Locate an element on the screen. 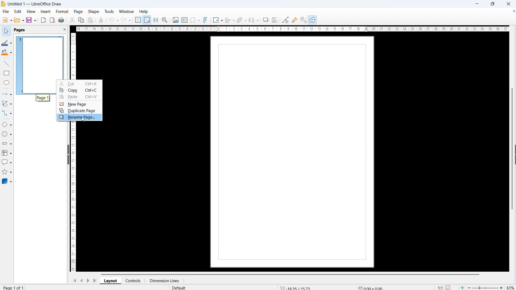  duplicate page is located at coordinates (79, 111).